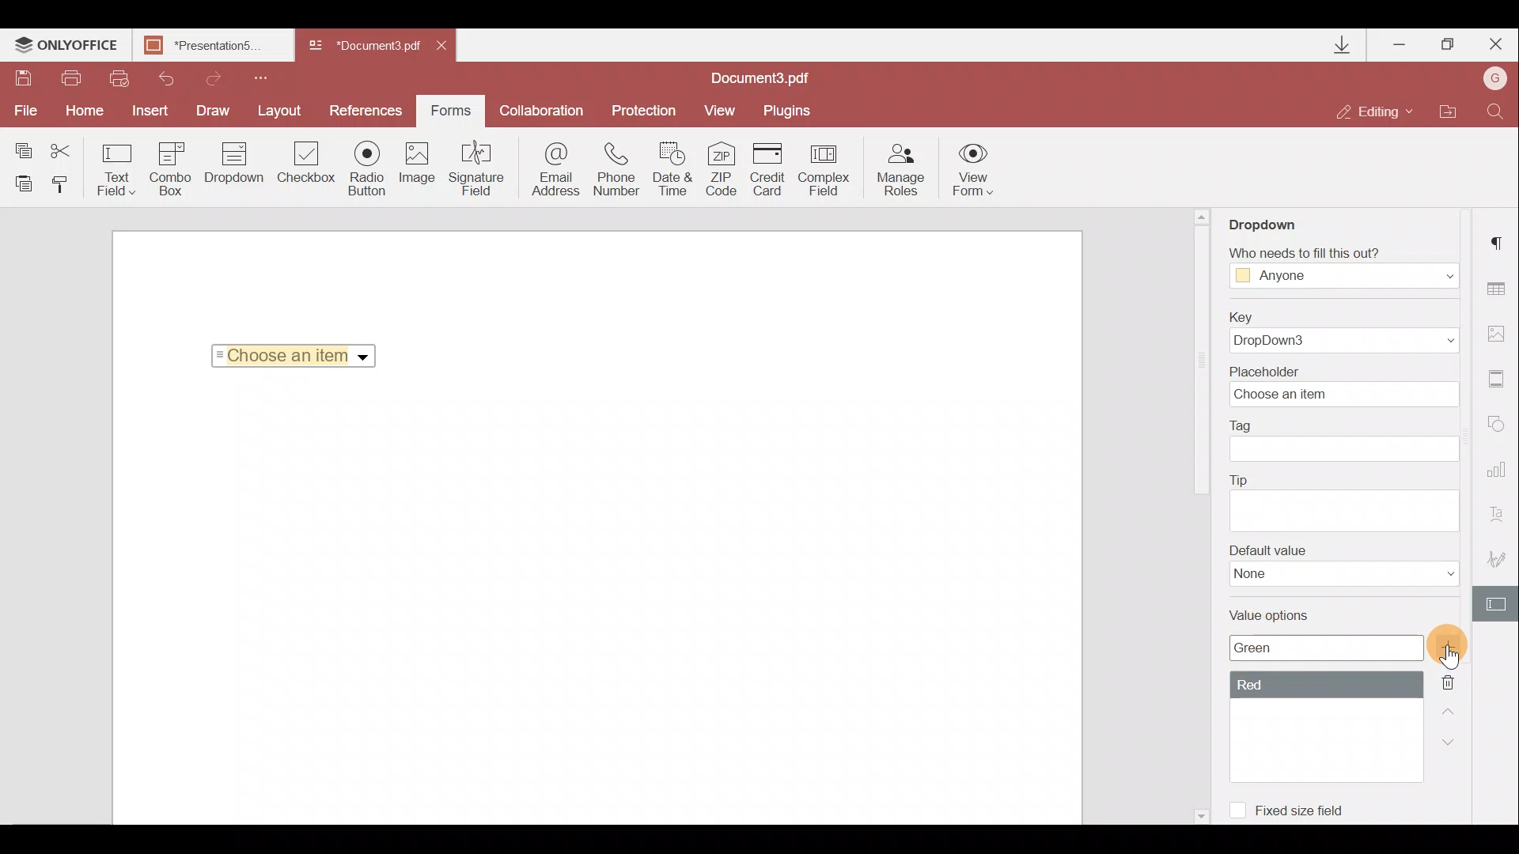 This screenshot has width=1519, height=854. What do you see at coordinates (169, 169) in the screenshot?
I see `Combo box` at bounding box center [169, 169].